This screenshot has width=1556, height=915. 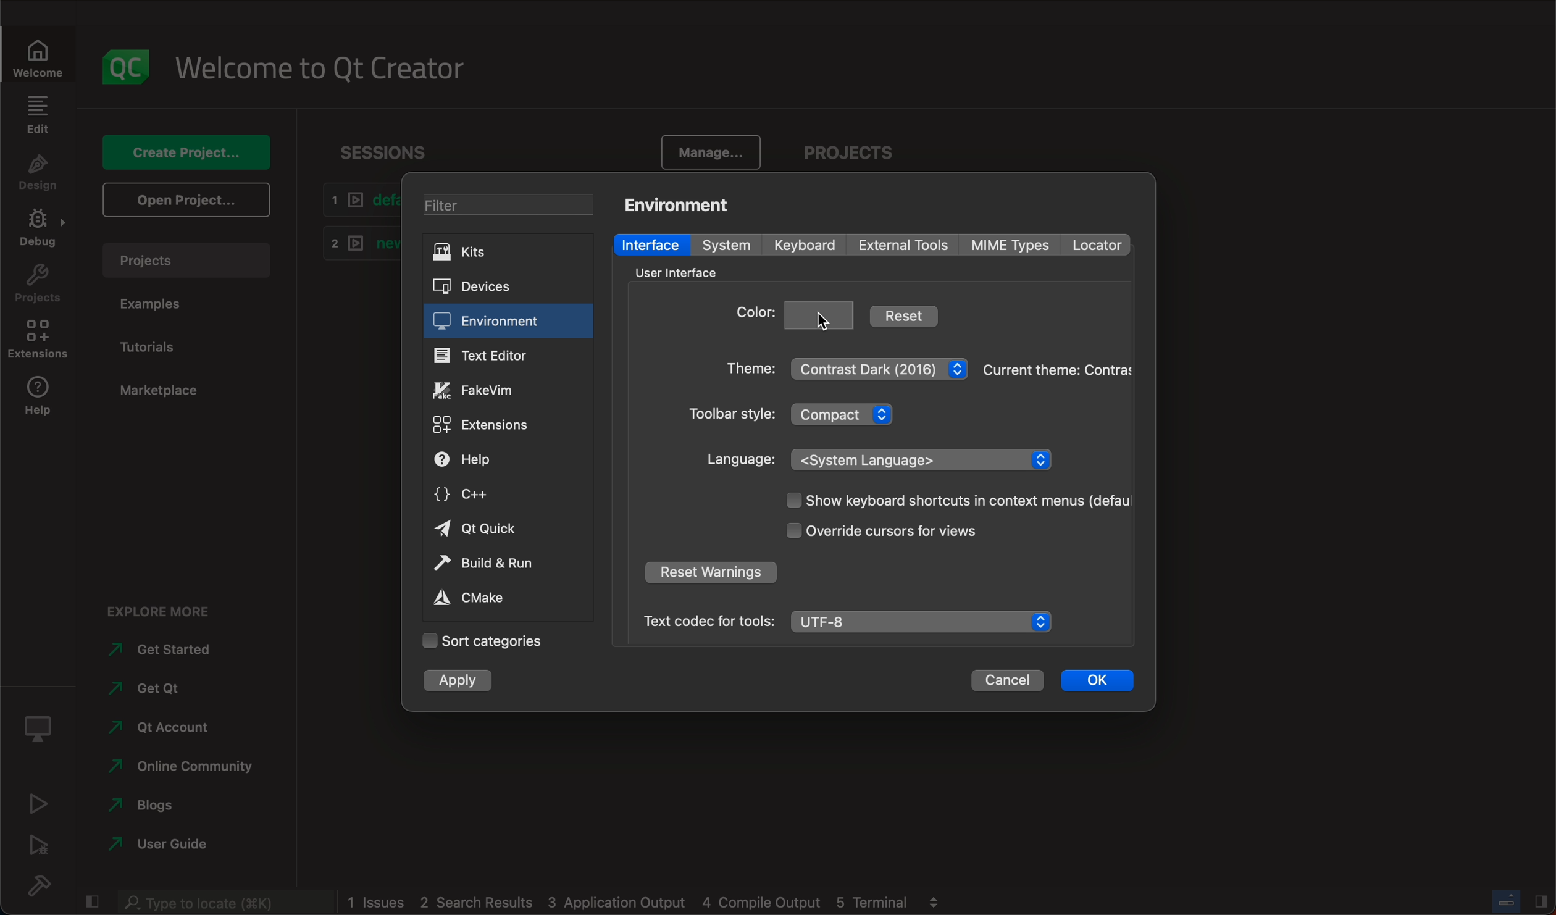 I want to click on devices, so click(x=495, y=285).